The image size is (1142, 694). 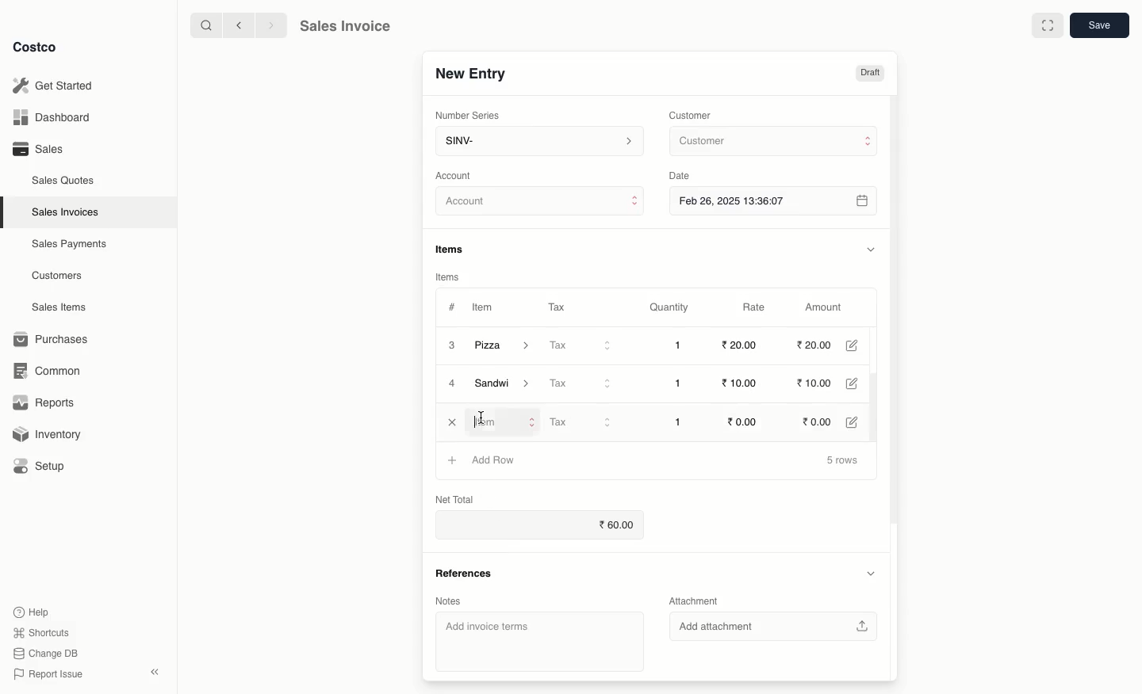 What do you see at coordinates (504, 421) in the screenshot?
I see `Item` at bounding box center [504, 421].